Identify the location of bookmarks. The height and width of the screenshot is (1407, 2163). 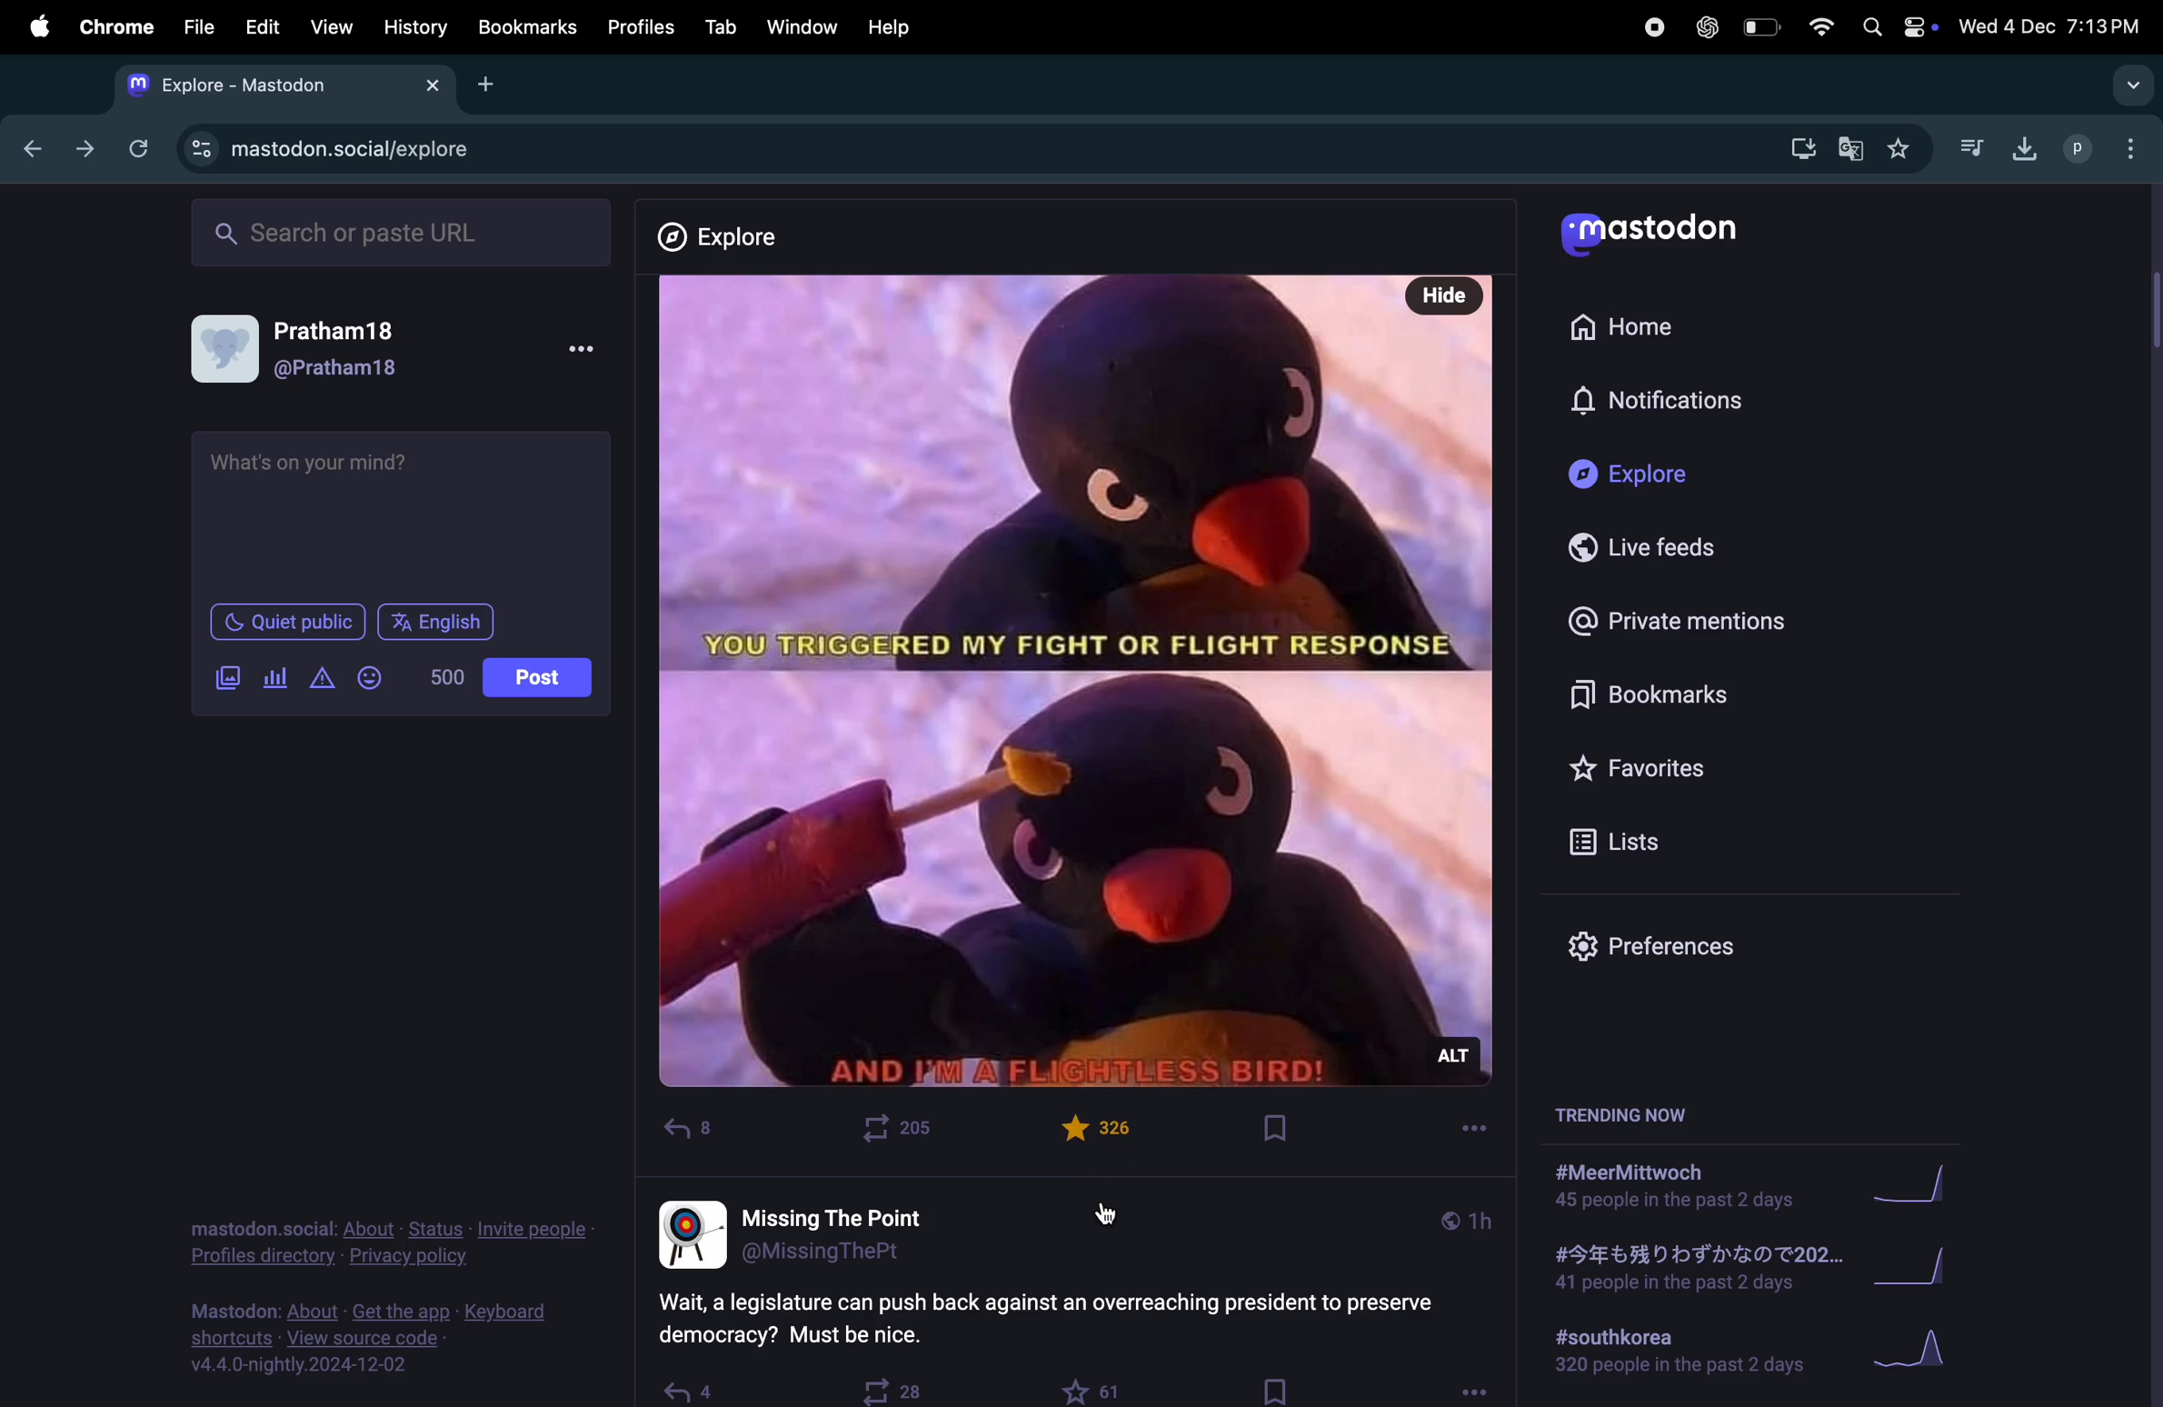
(1670, 692).